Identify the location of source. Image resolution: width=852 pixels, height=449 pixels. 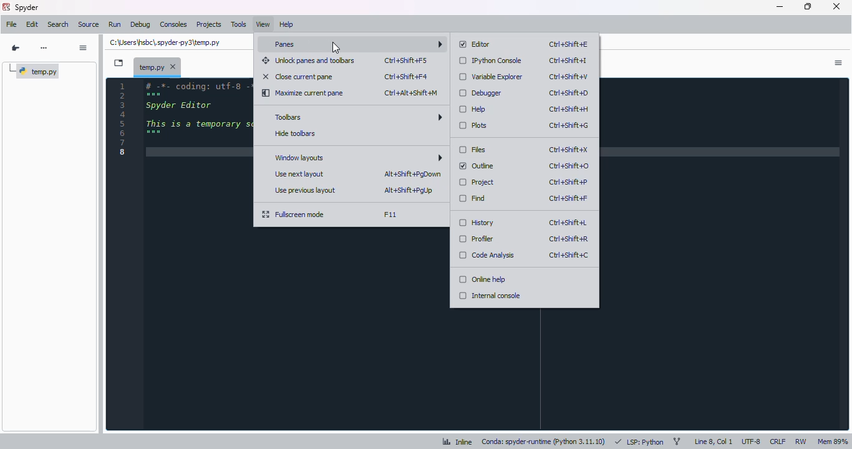
(89, 25).